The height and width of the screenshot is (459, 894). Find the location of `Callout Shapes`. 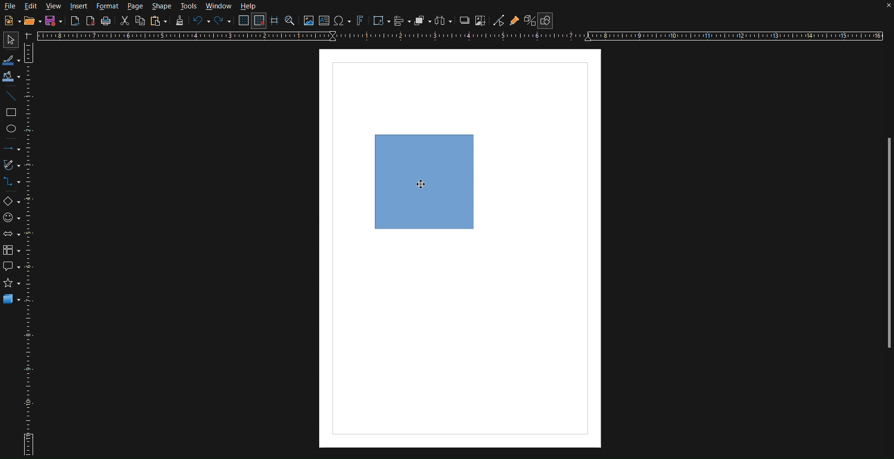

Callout Shapes is located at coordinates (11, 269).